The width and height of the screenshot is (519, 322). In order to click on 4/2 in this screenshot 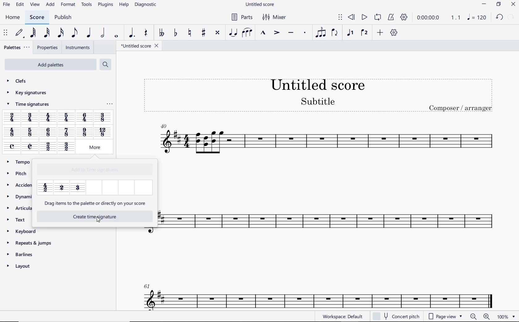, I will do `click(45, 188)`.